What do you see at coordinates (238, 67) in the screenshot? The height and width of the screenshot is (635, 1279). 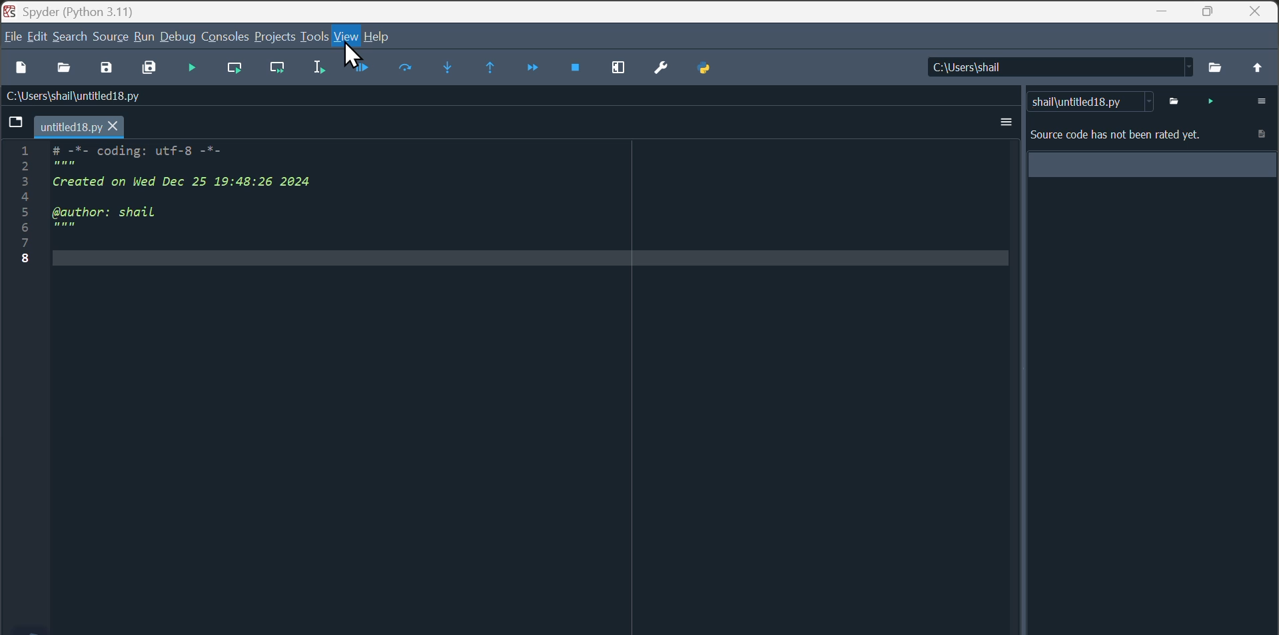 I see `Run Current cell` at bounding box center [238, 67].